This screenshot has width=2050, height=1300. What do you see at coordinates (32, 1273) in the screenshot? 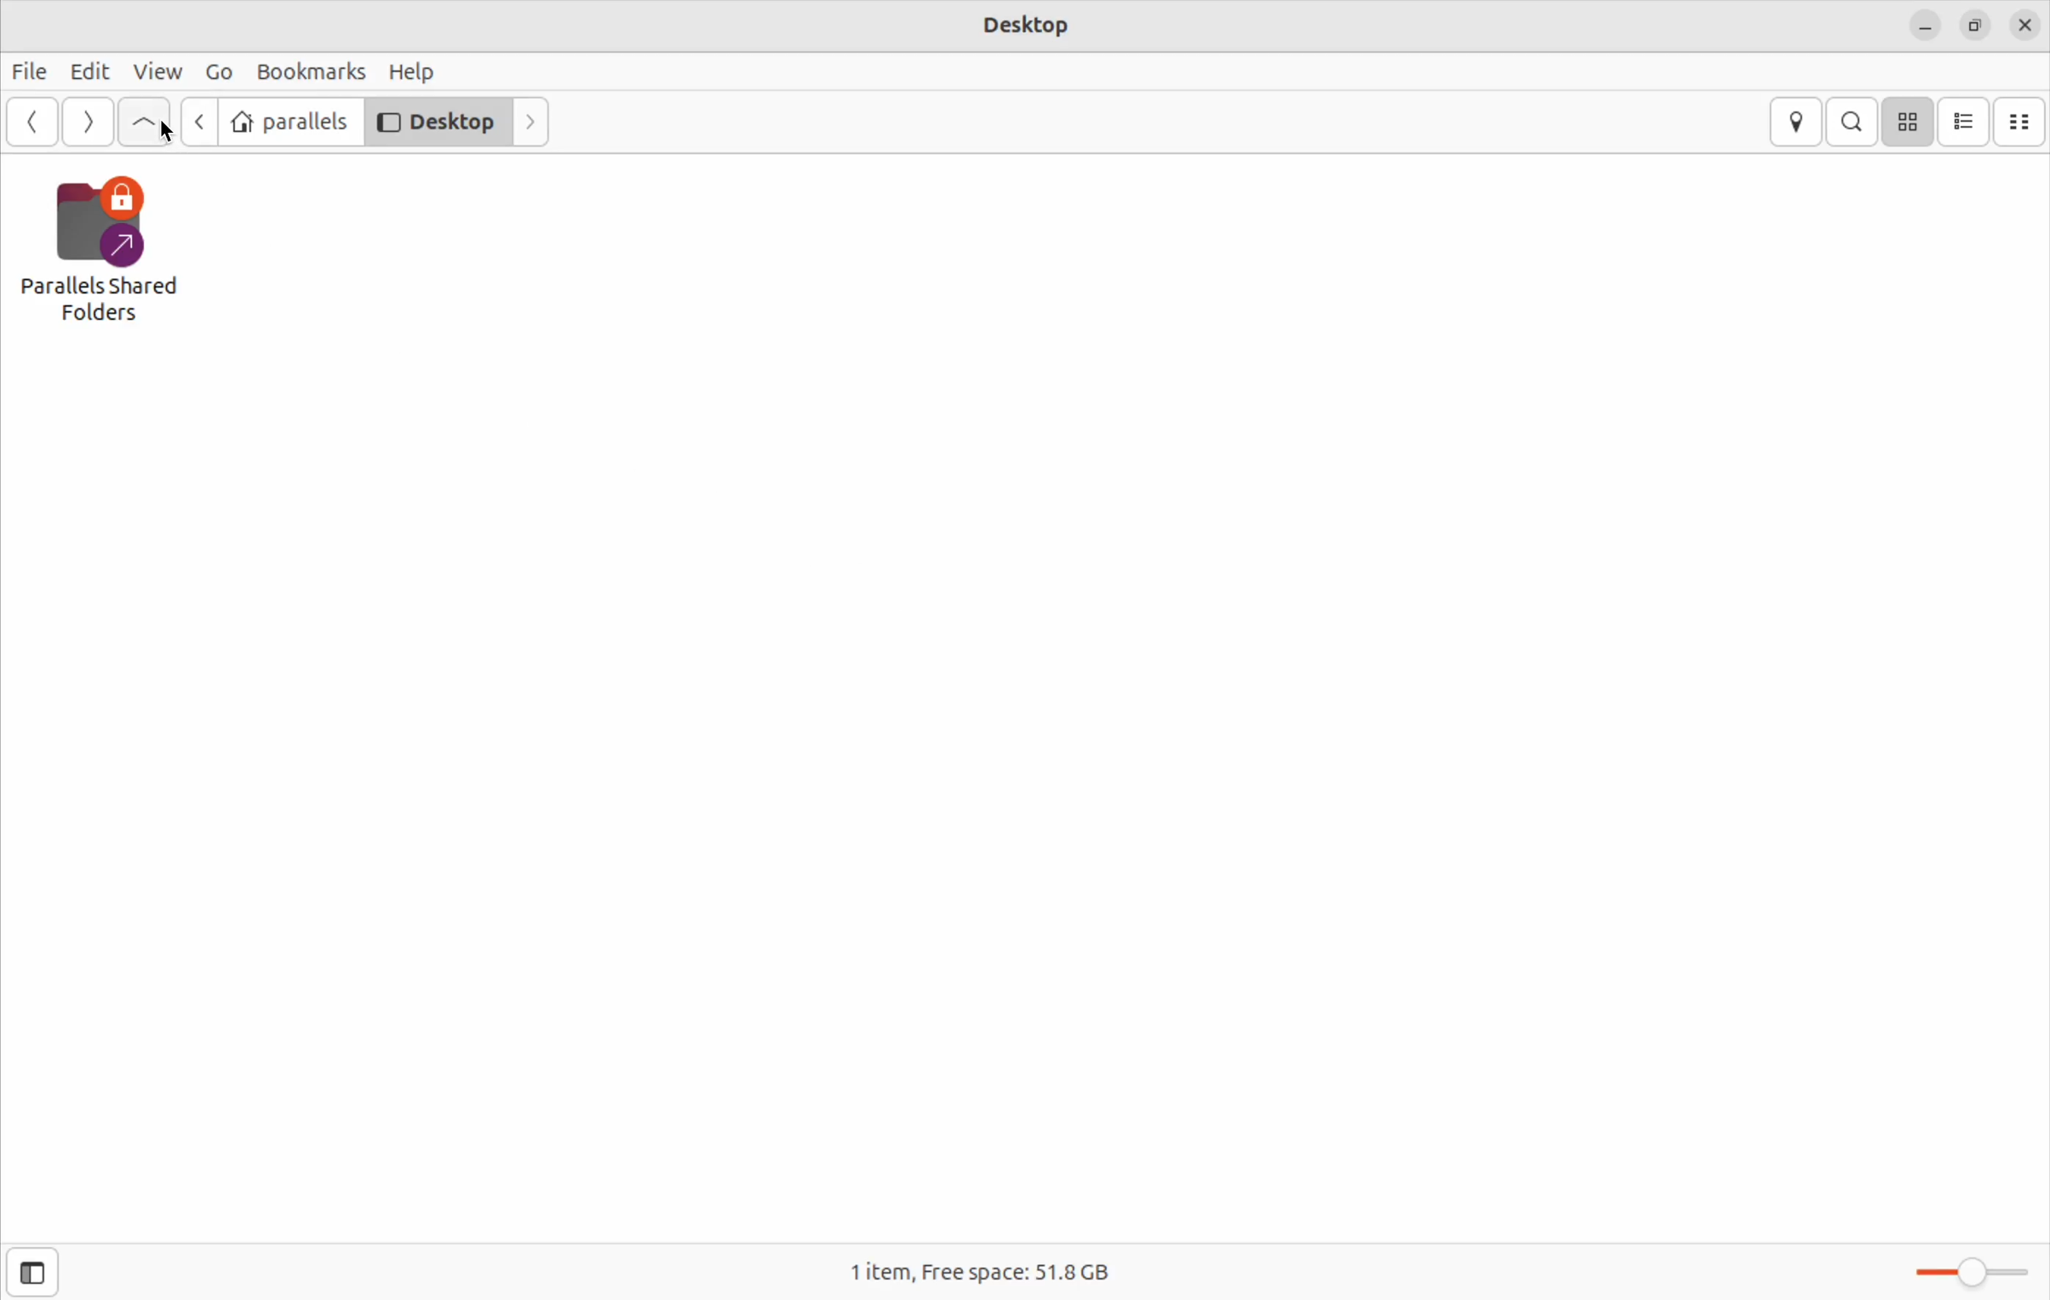
I see `show side bar` at bounding box center [32, 1273].